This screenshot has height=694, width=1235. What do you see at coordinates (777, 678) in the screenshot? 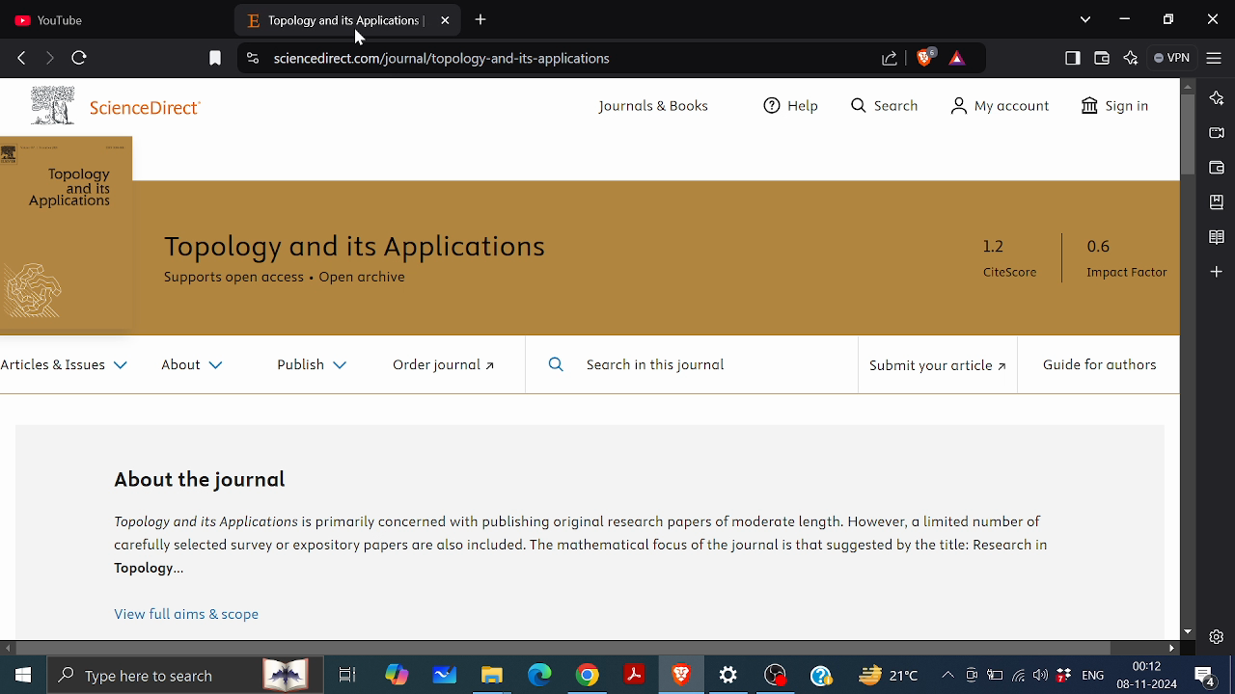
I see `OBS recorder` at bounding box center [777, 678].